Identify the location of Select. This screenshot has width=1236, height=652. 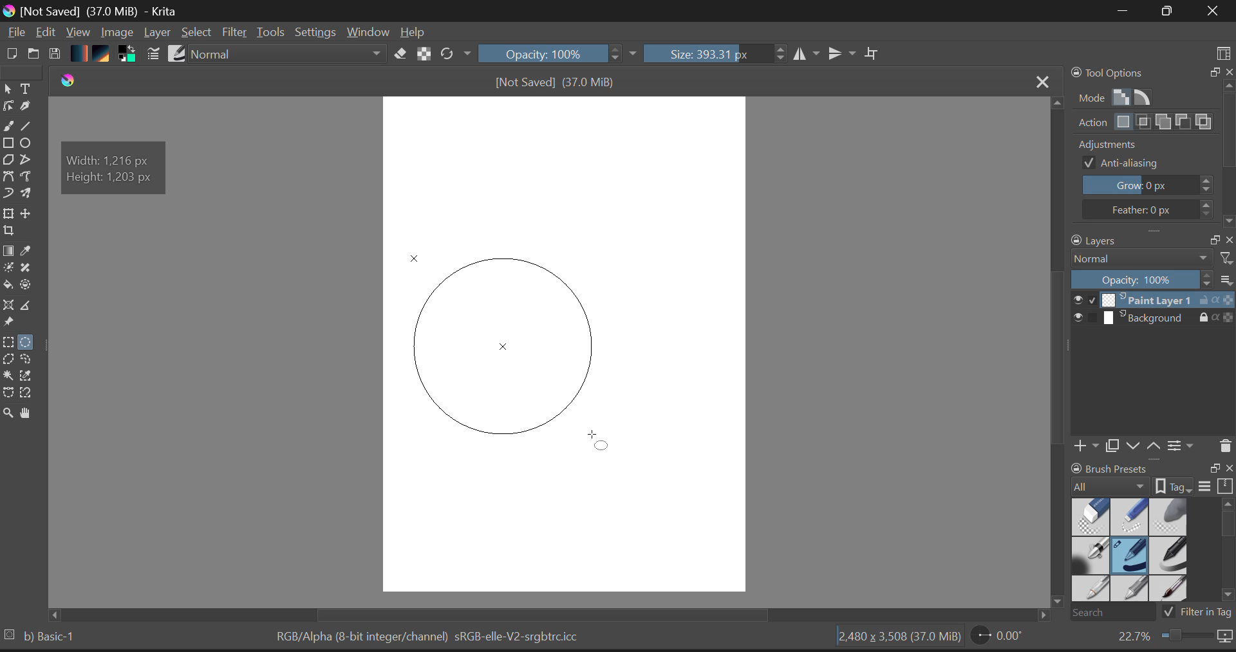
(198, 33).